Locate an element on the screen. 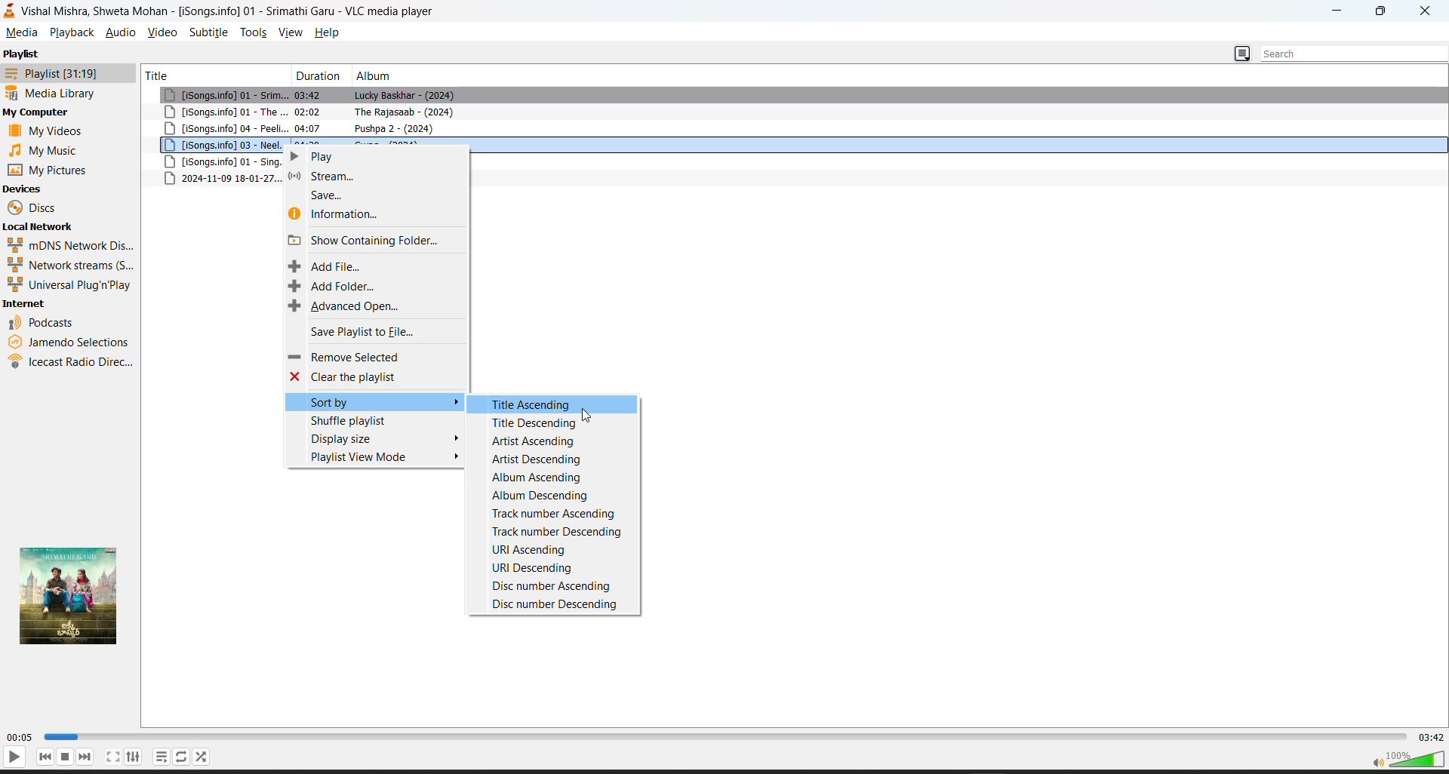 Image resolution: width=1449 pixels, height=774 pixels. tools is located at coordinates (254, 32).